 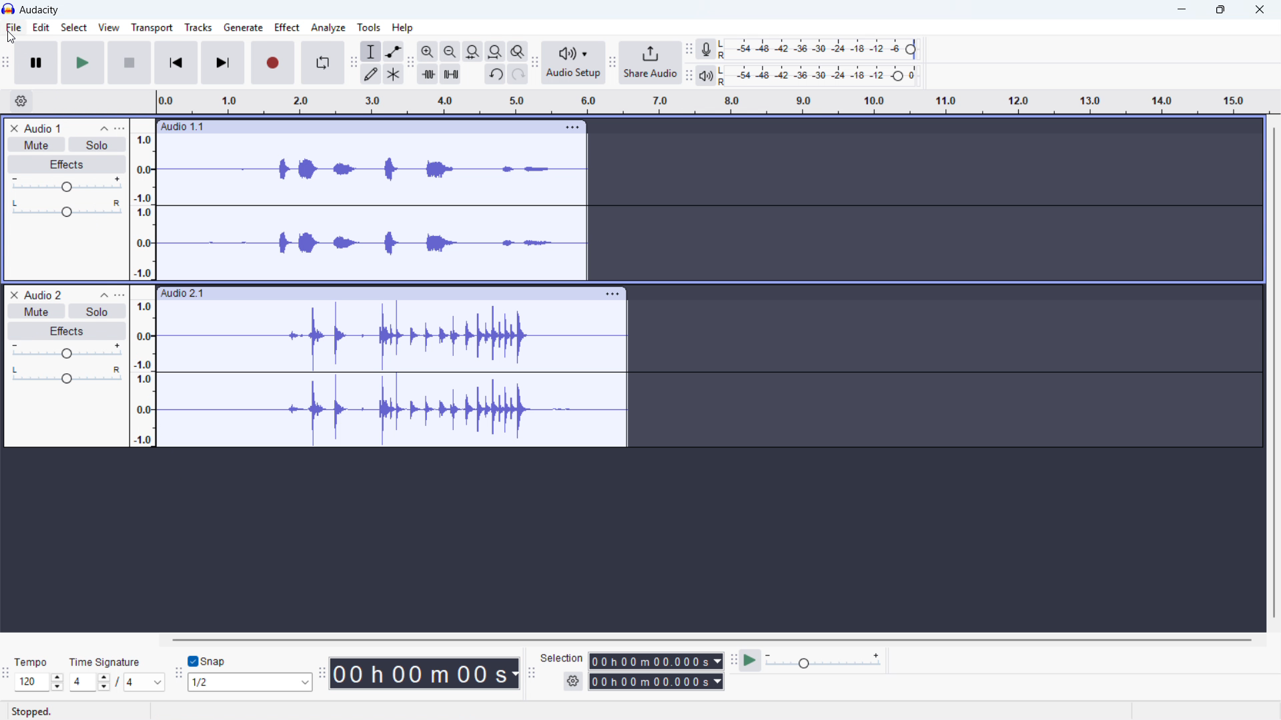 I want to click on Set time signature , so click(x=118, y=683).